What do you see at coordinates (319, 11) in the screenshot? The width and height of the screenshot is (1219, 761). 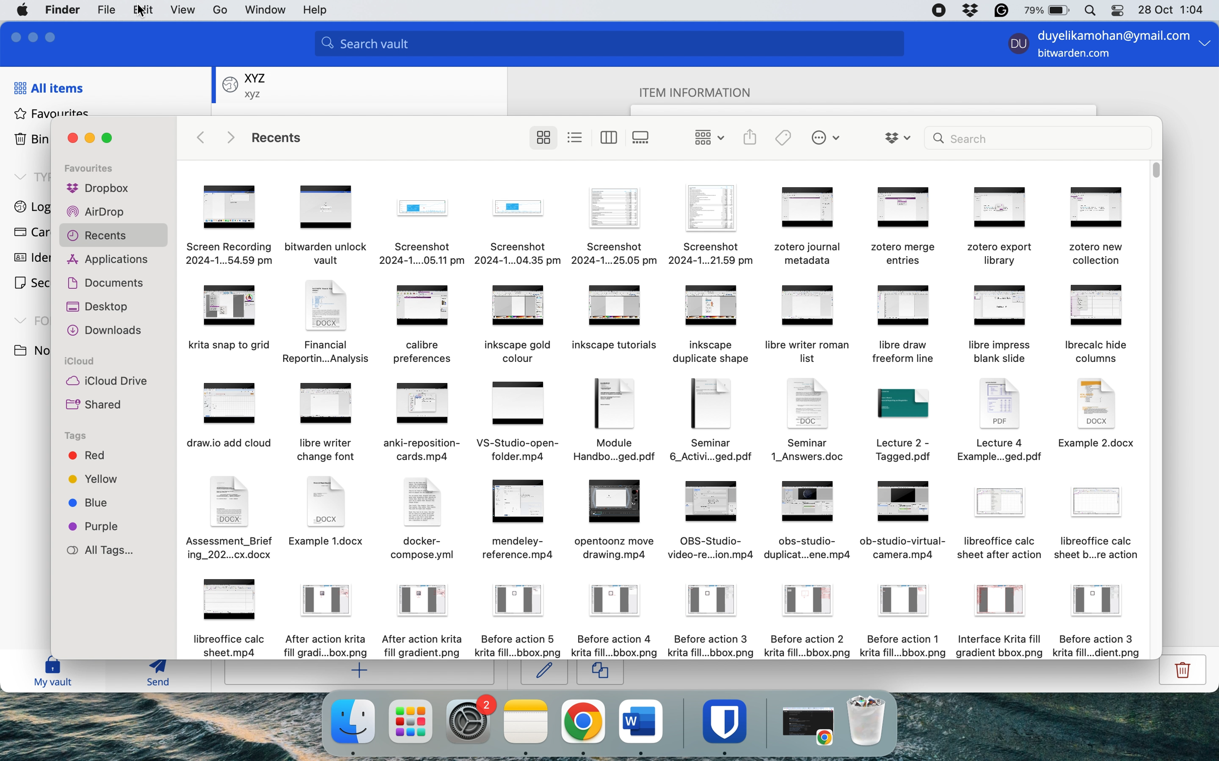 I see `help` at bounding box center [319, 11].